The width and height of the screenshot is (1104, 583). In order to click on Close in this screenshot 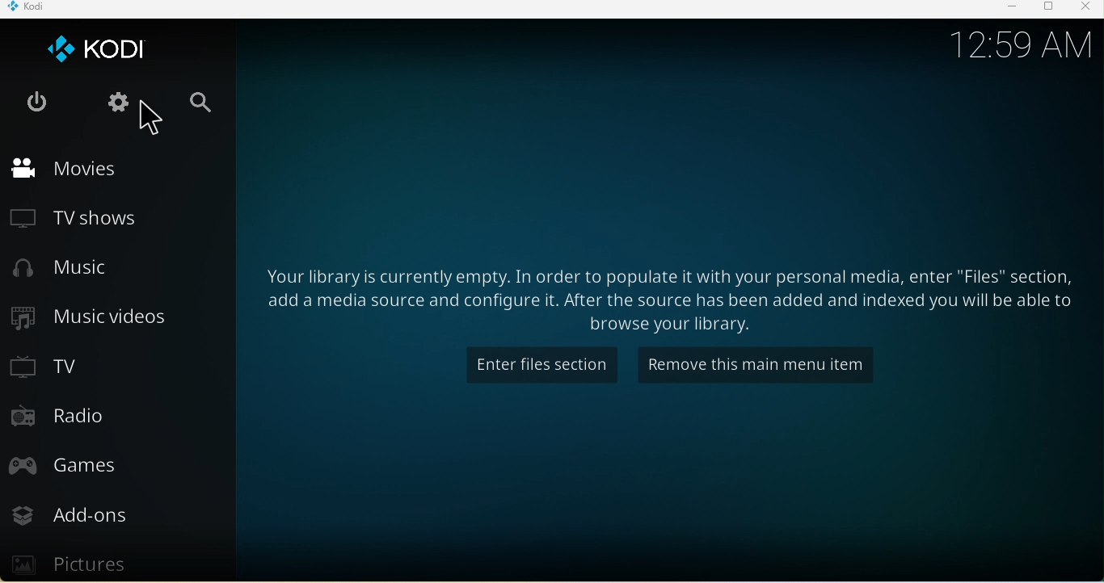, I will do `click(1084, 8)`.